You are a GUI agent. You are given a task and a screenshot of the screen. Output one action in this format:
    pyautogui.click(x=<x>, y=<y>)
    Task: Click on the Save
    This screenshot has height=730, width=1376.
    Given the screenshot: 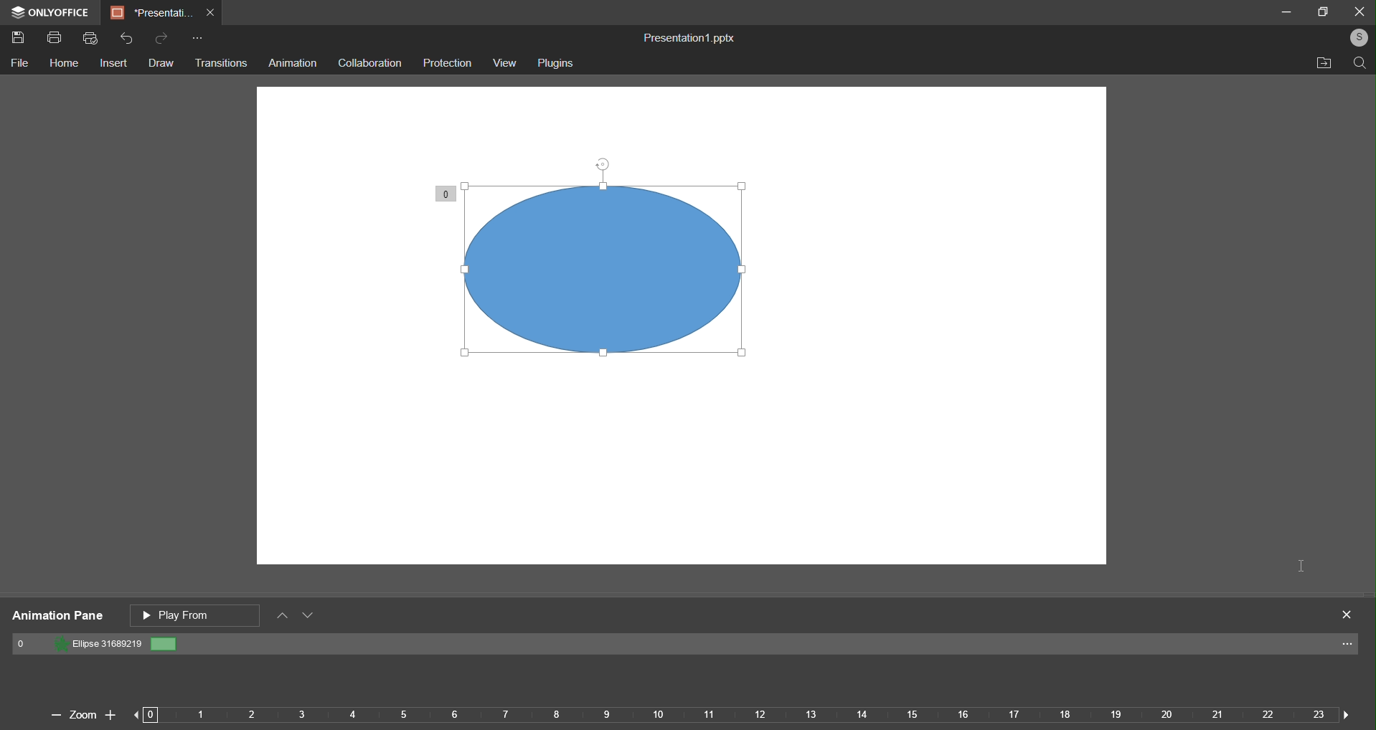 What is the action you would take?
    pyautogui.click(x=20, y=39)
    